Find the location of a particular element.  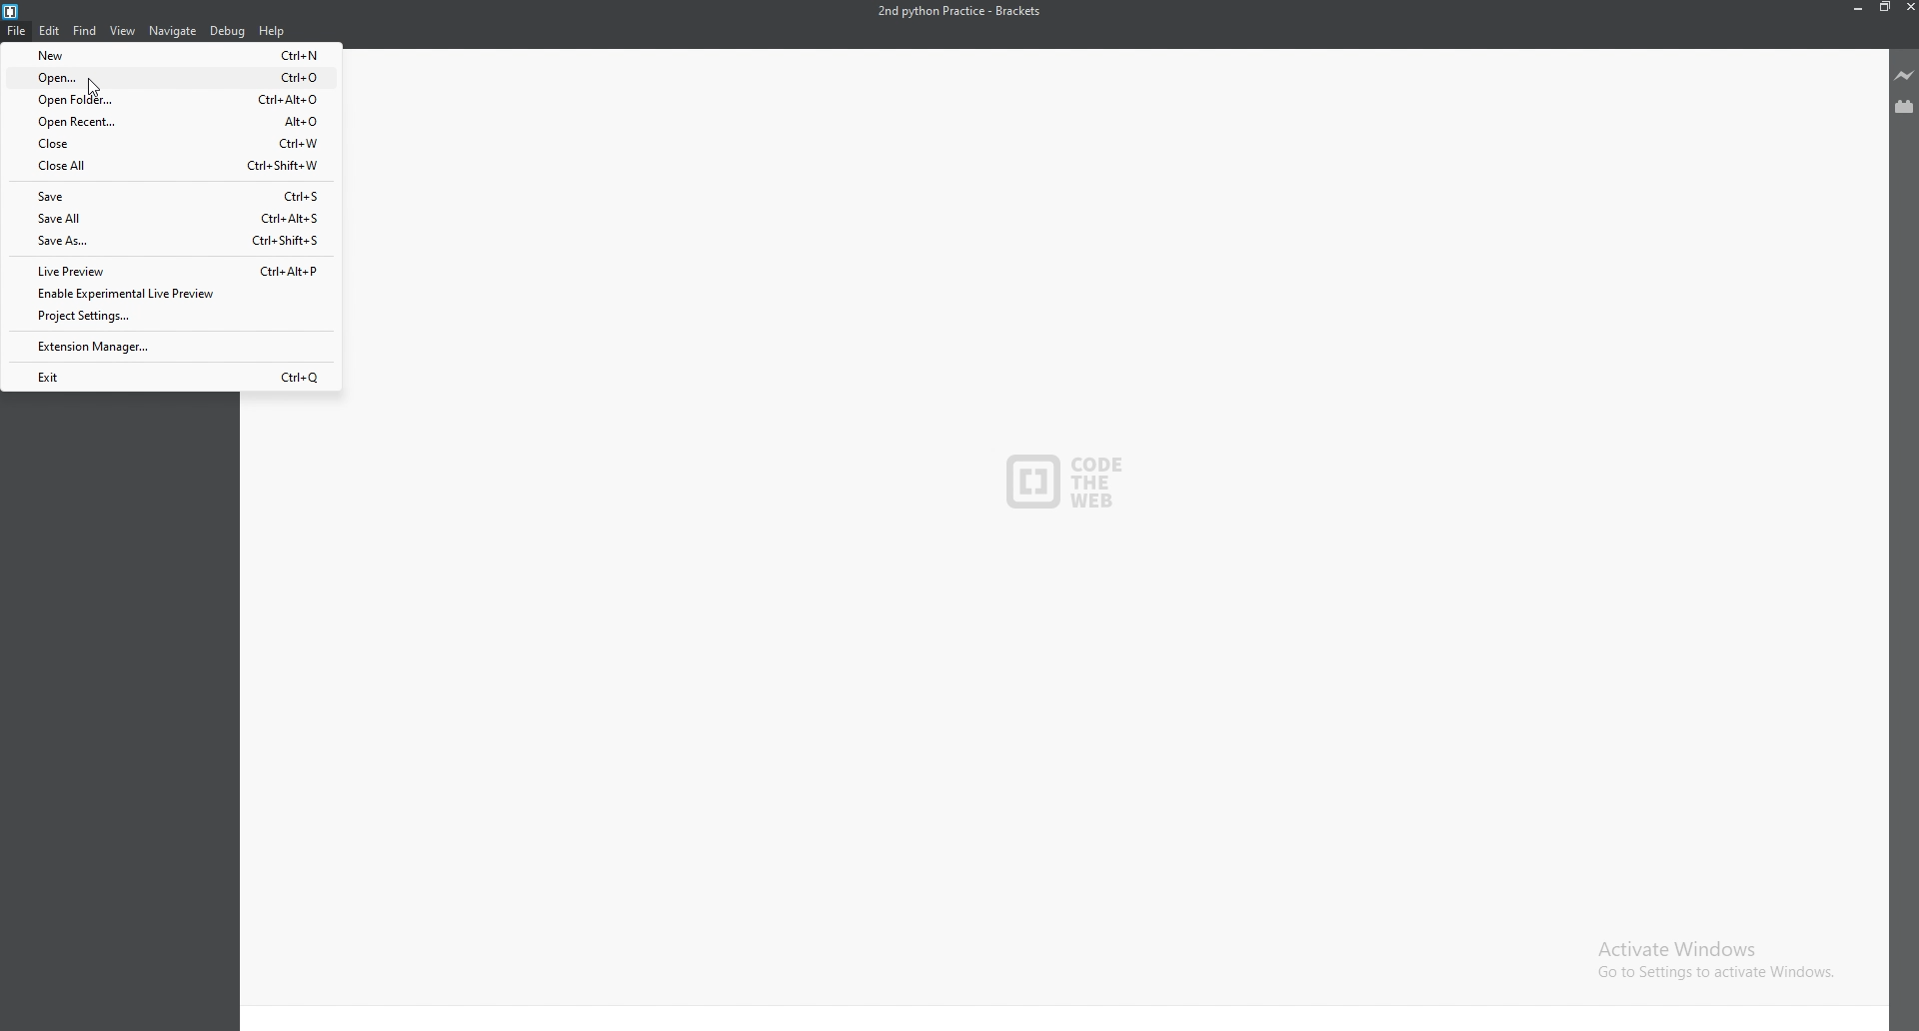

enable experimental live preview is located at coordinates (167, 294).